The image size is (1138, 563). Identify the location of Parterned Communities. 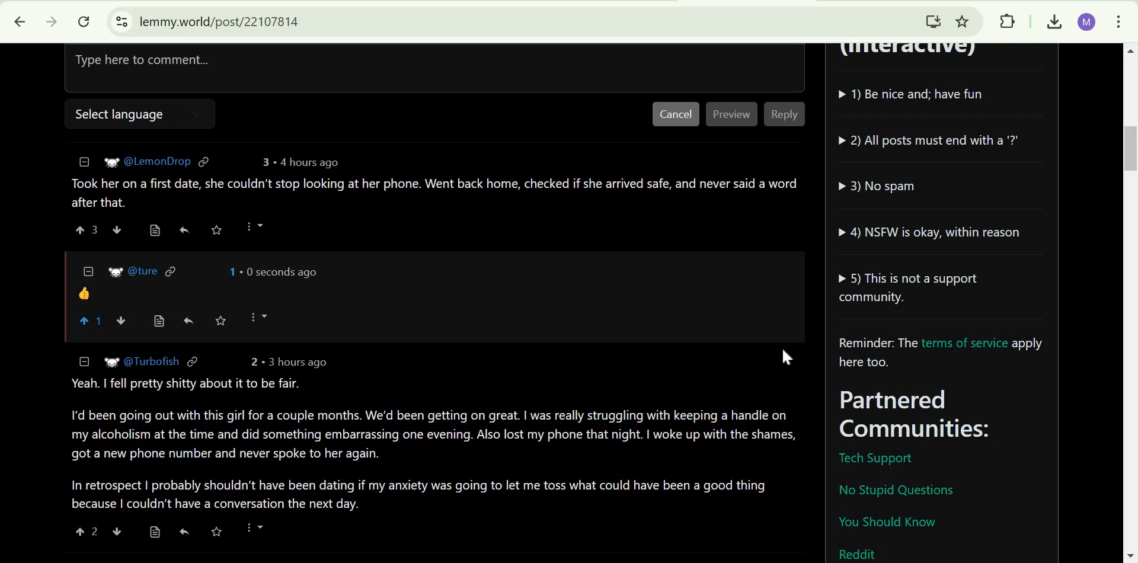
(947, 415).